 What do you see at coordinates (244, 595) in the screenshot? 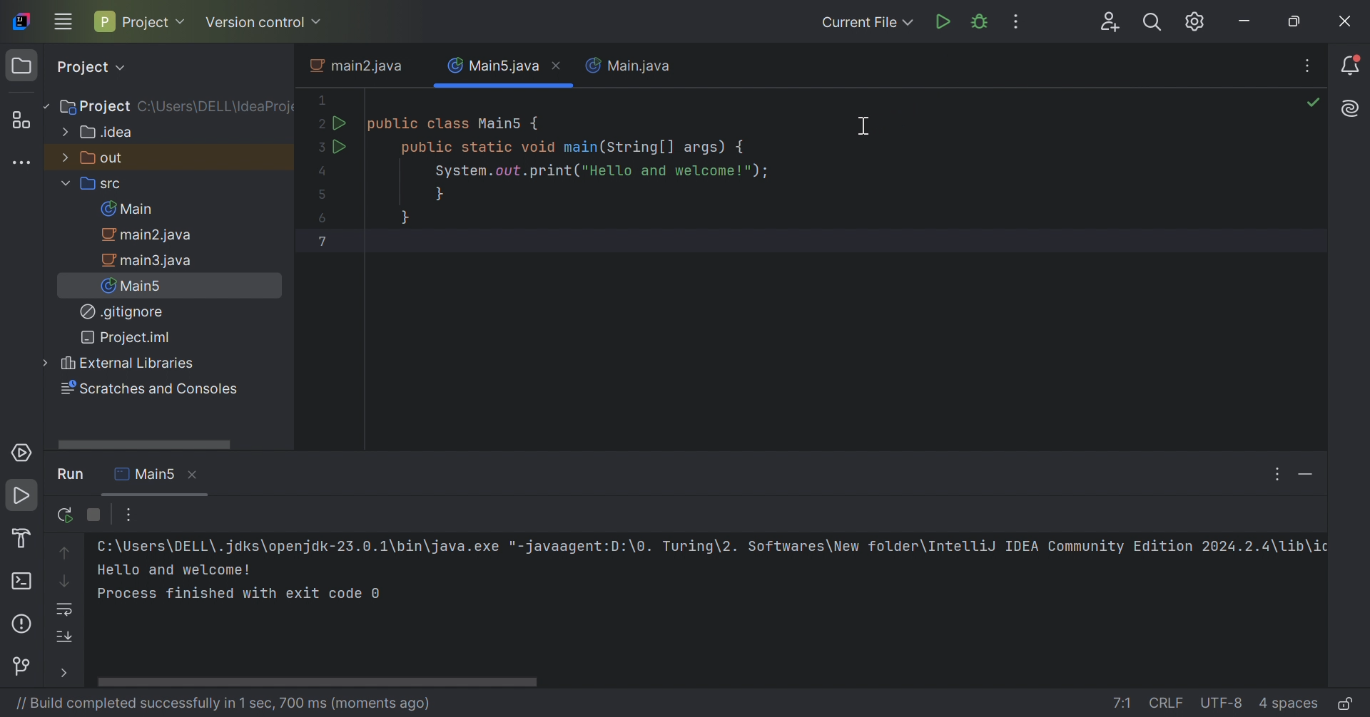
I see `Process finished with exit code 0` at bounding box center [244, 595].